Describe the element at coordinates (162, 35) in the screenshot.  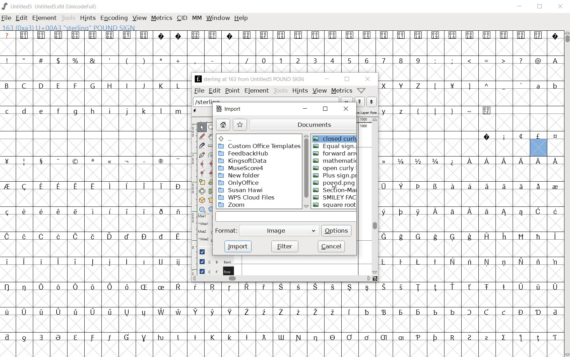
I see `Symbol` at that location.